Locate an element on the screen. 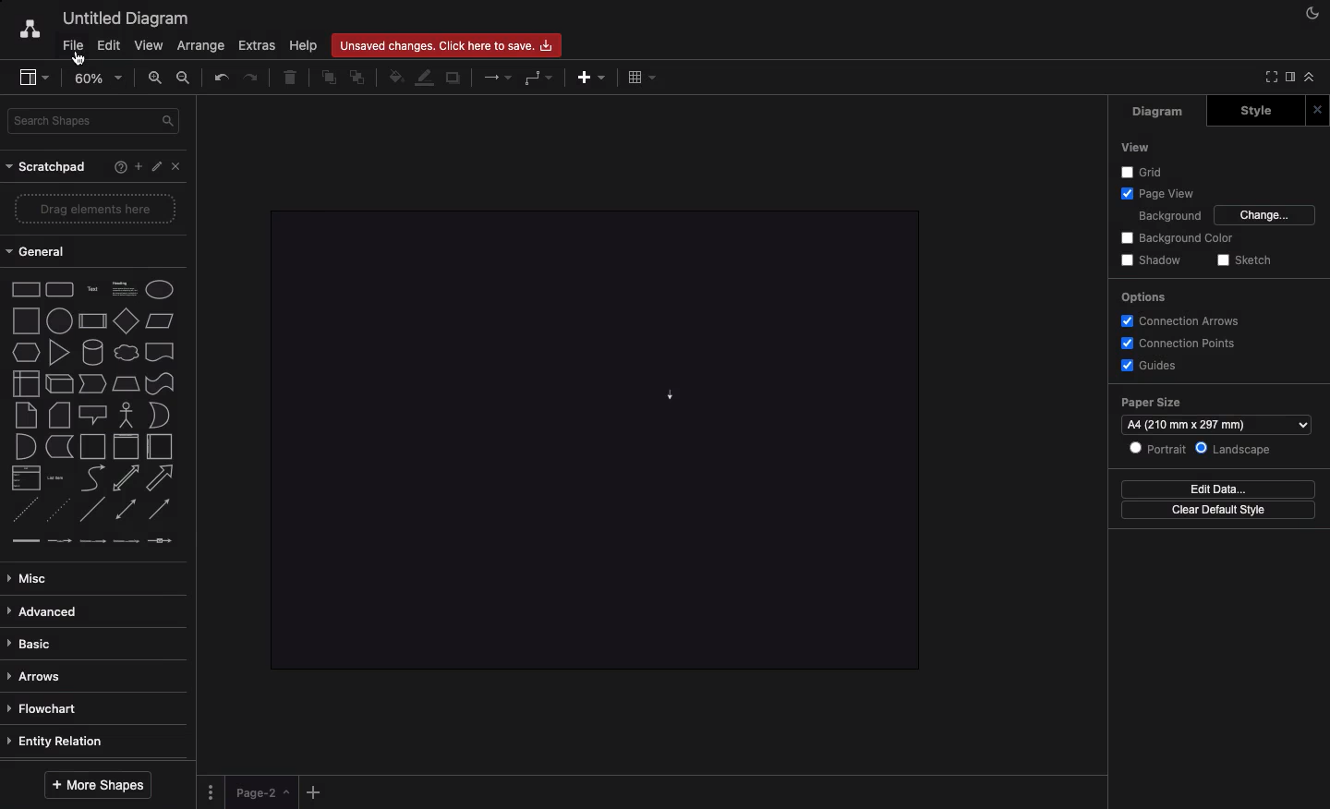 The height and width of the screenshot is (809, 1330). General is located at coordinates (44, 251).